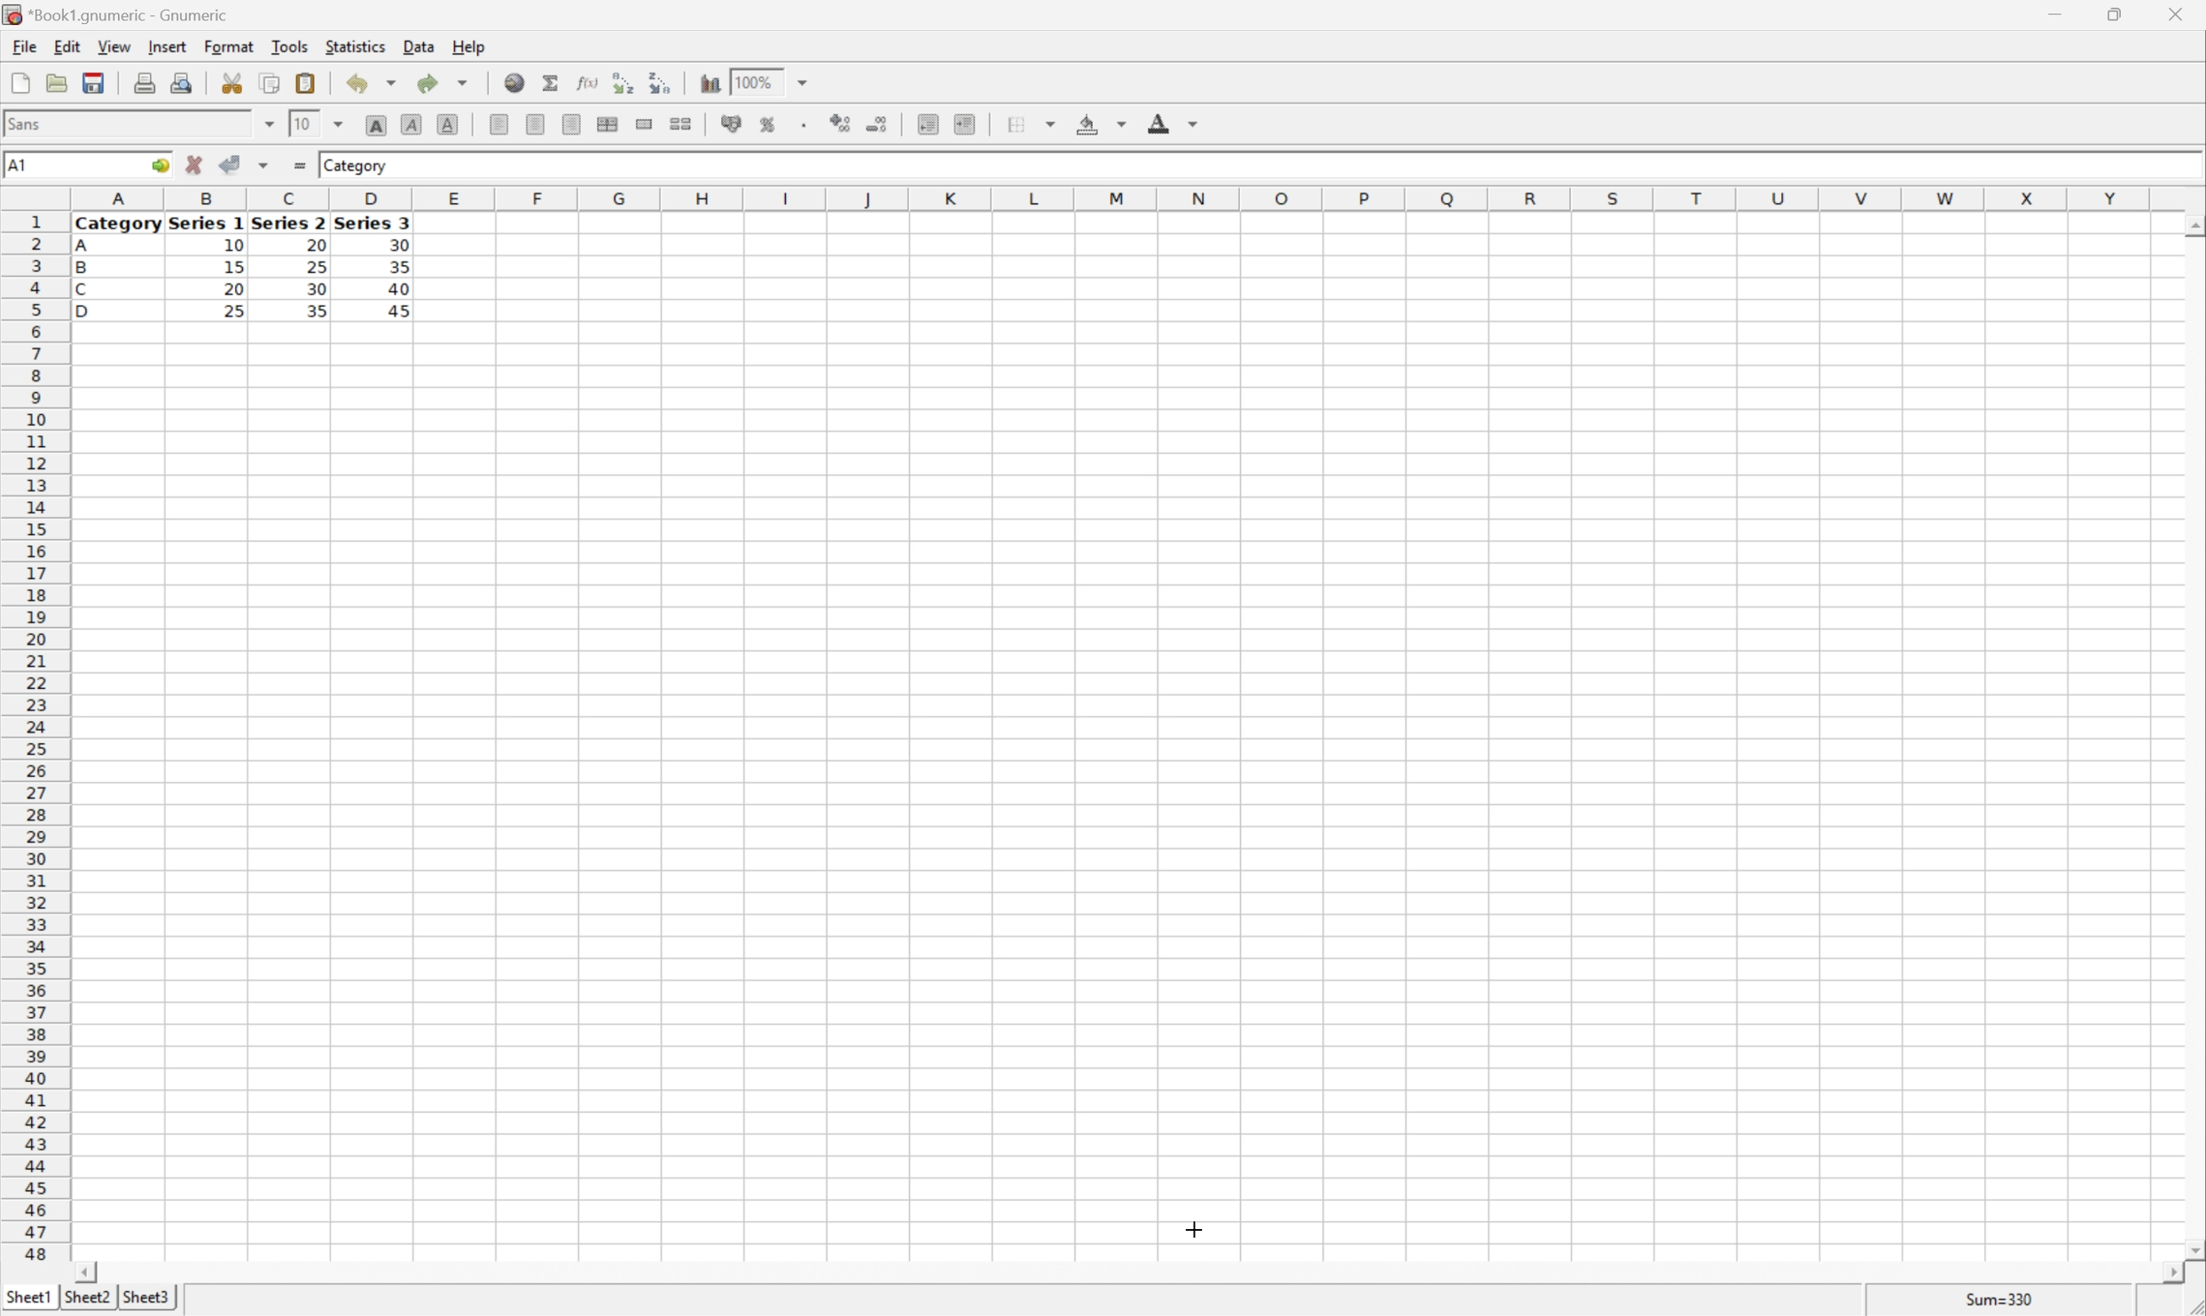 This screenshot has width=2206, height=1316. What do you see at coordinates (357, 47) in the screenshot?
I see `Statistics` at bounding box center [357, 47].